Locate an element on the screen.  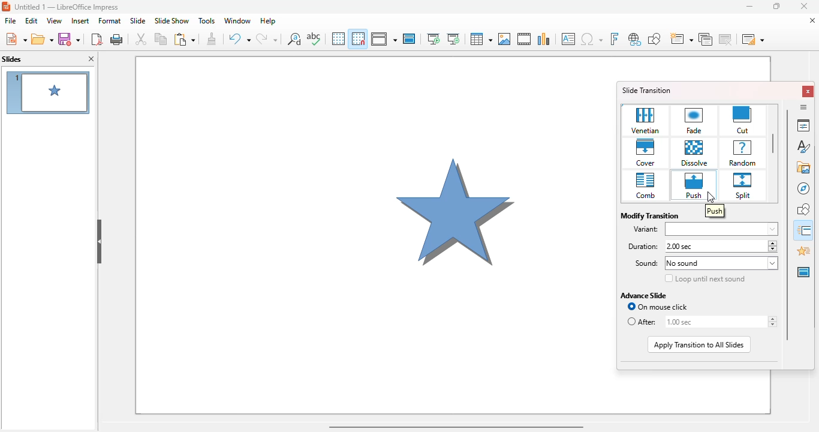
paste is located at coordinates (184, 39).